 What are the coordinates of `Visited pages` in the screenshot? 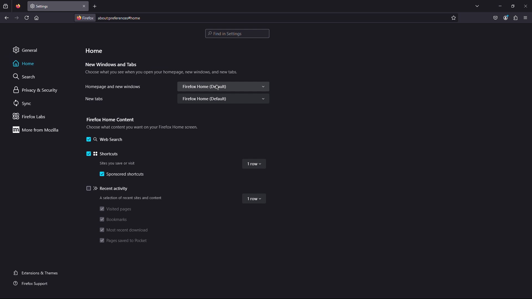 It's located at (115, 210).